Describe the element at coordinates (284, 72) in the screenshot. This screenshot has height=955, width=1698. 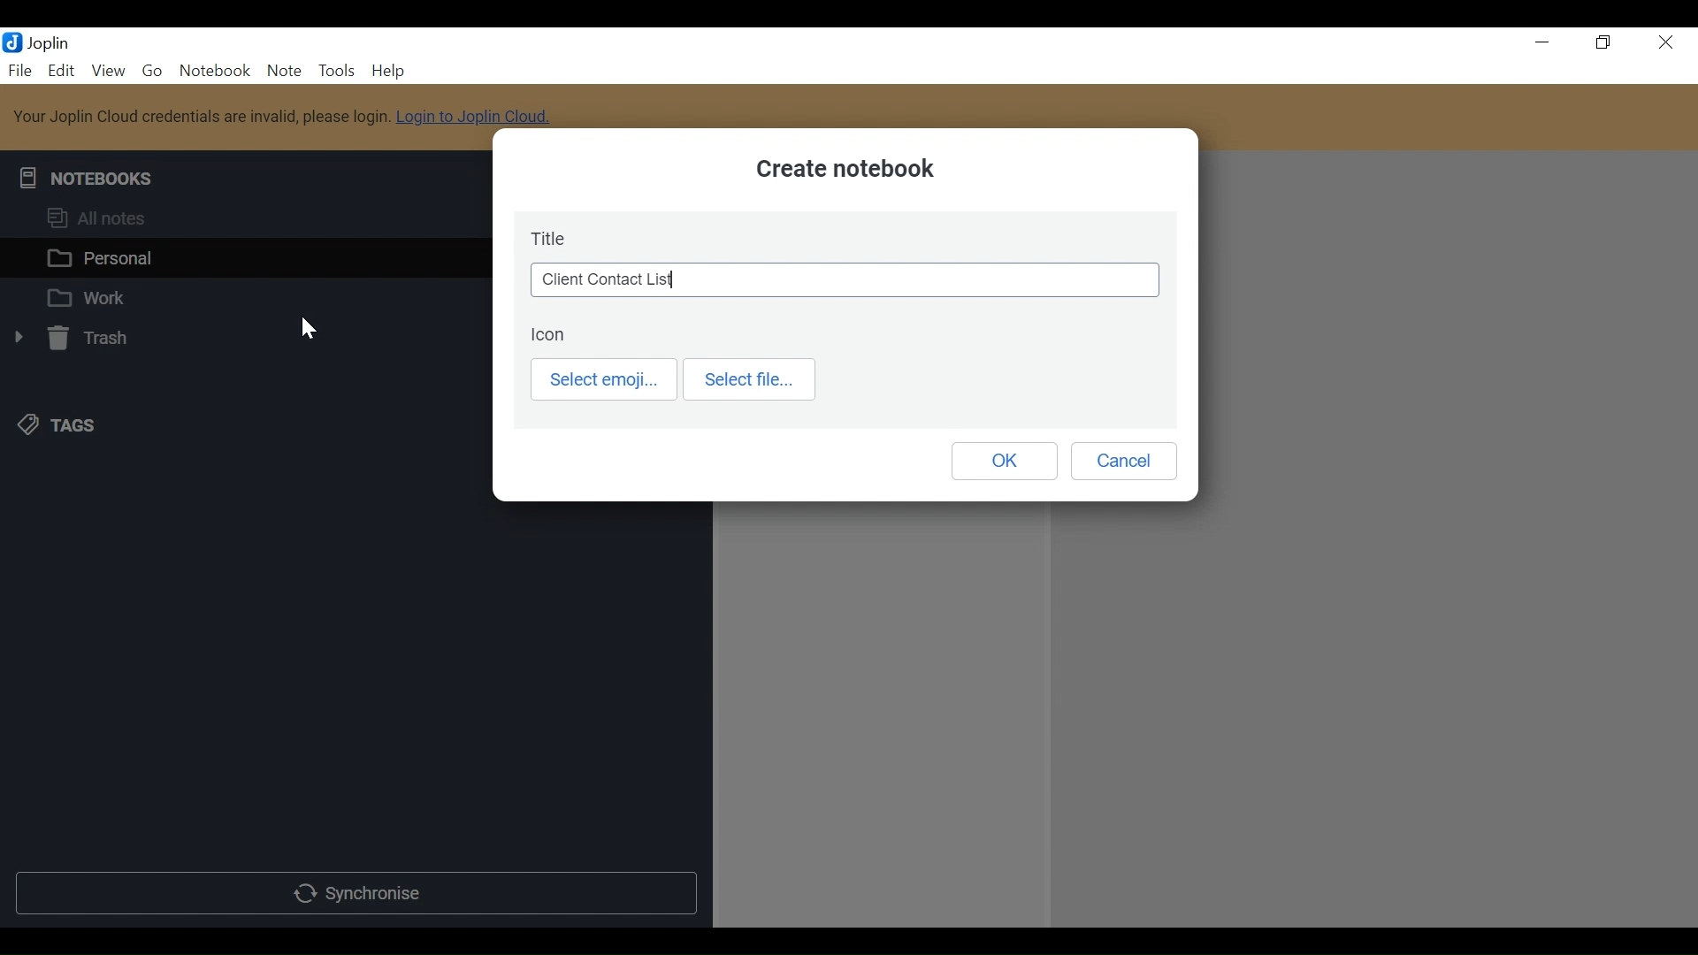
I see `Note` at that location.